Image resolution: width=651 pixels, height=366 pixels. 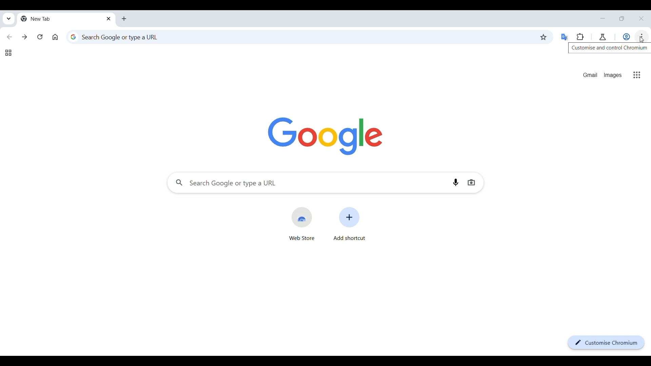 What do you see at coordinates (621, 19) in the screenshot?
I see `Show interface in a smaller tab` at bounding box center [621, 19].